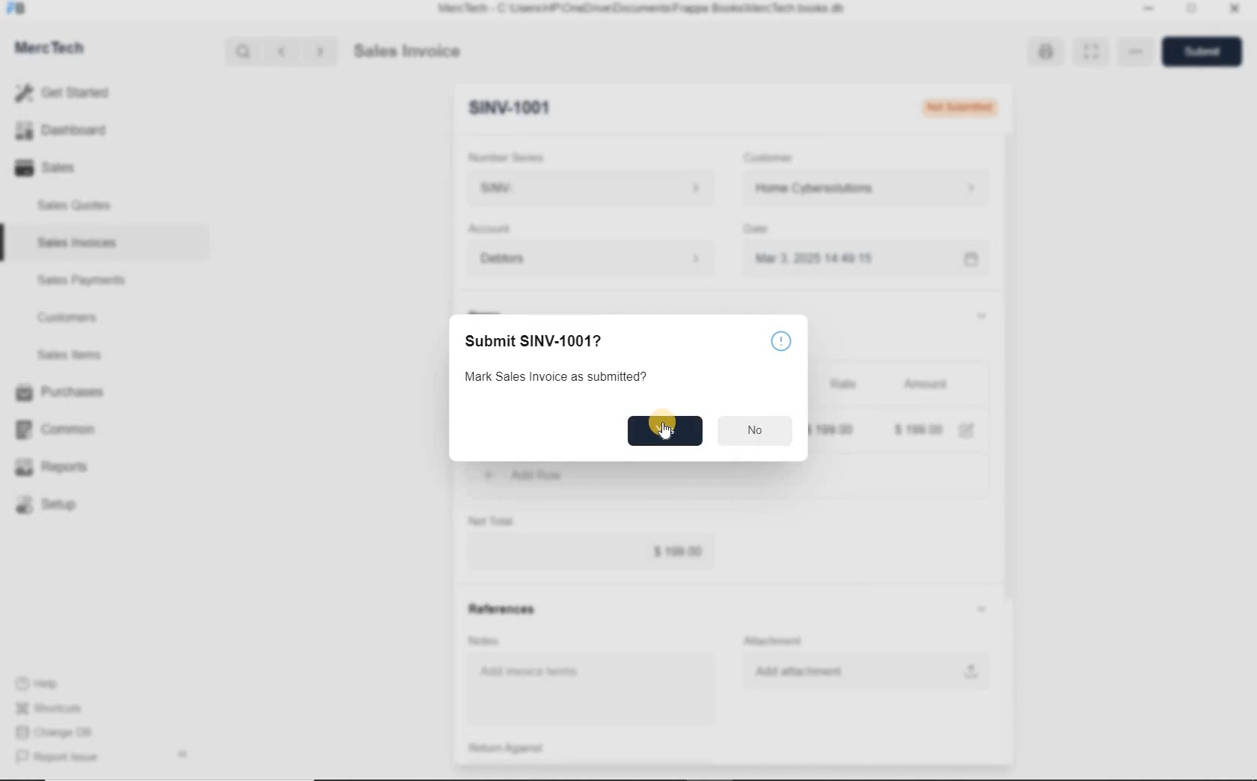 The height and width of the screenshot is (781, 1257). I want to click on Change DB, so click(56, 732).